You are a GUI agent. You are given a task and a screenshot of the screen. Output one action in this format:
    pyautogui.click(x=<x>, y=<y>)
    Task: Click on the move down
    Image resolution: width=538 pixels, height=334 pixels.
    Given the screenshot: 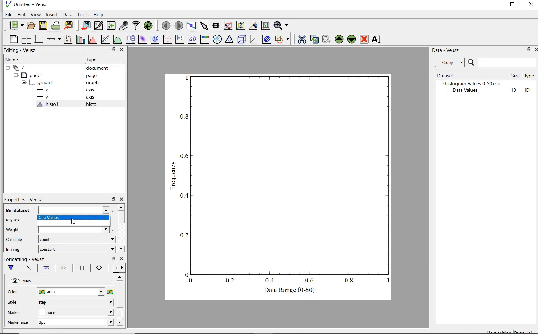 What is the action you would take?
    pyautogui.click(x=121, y=248)
    